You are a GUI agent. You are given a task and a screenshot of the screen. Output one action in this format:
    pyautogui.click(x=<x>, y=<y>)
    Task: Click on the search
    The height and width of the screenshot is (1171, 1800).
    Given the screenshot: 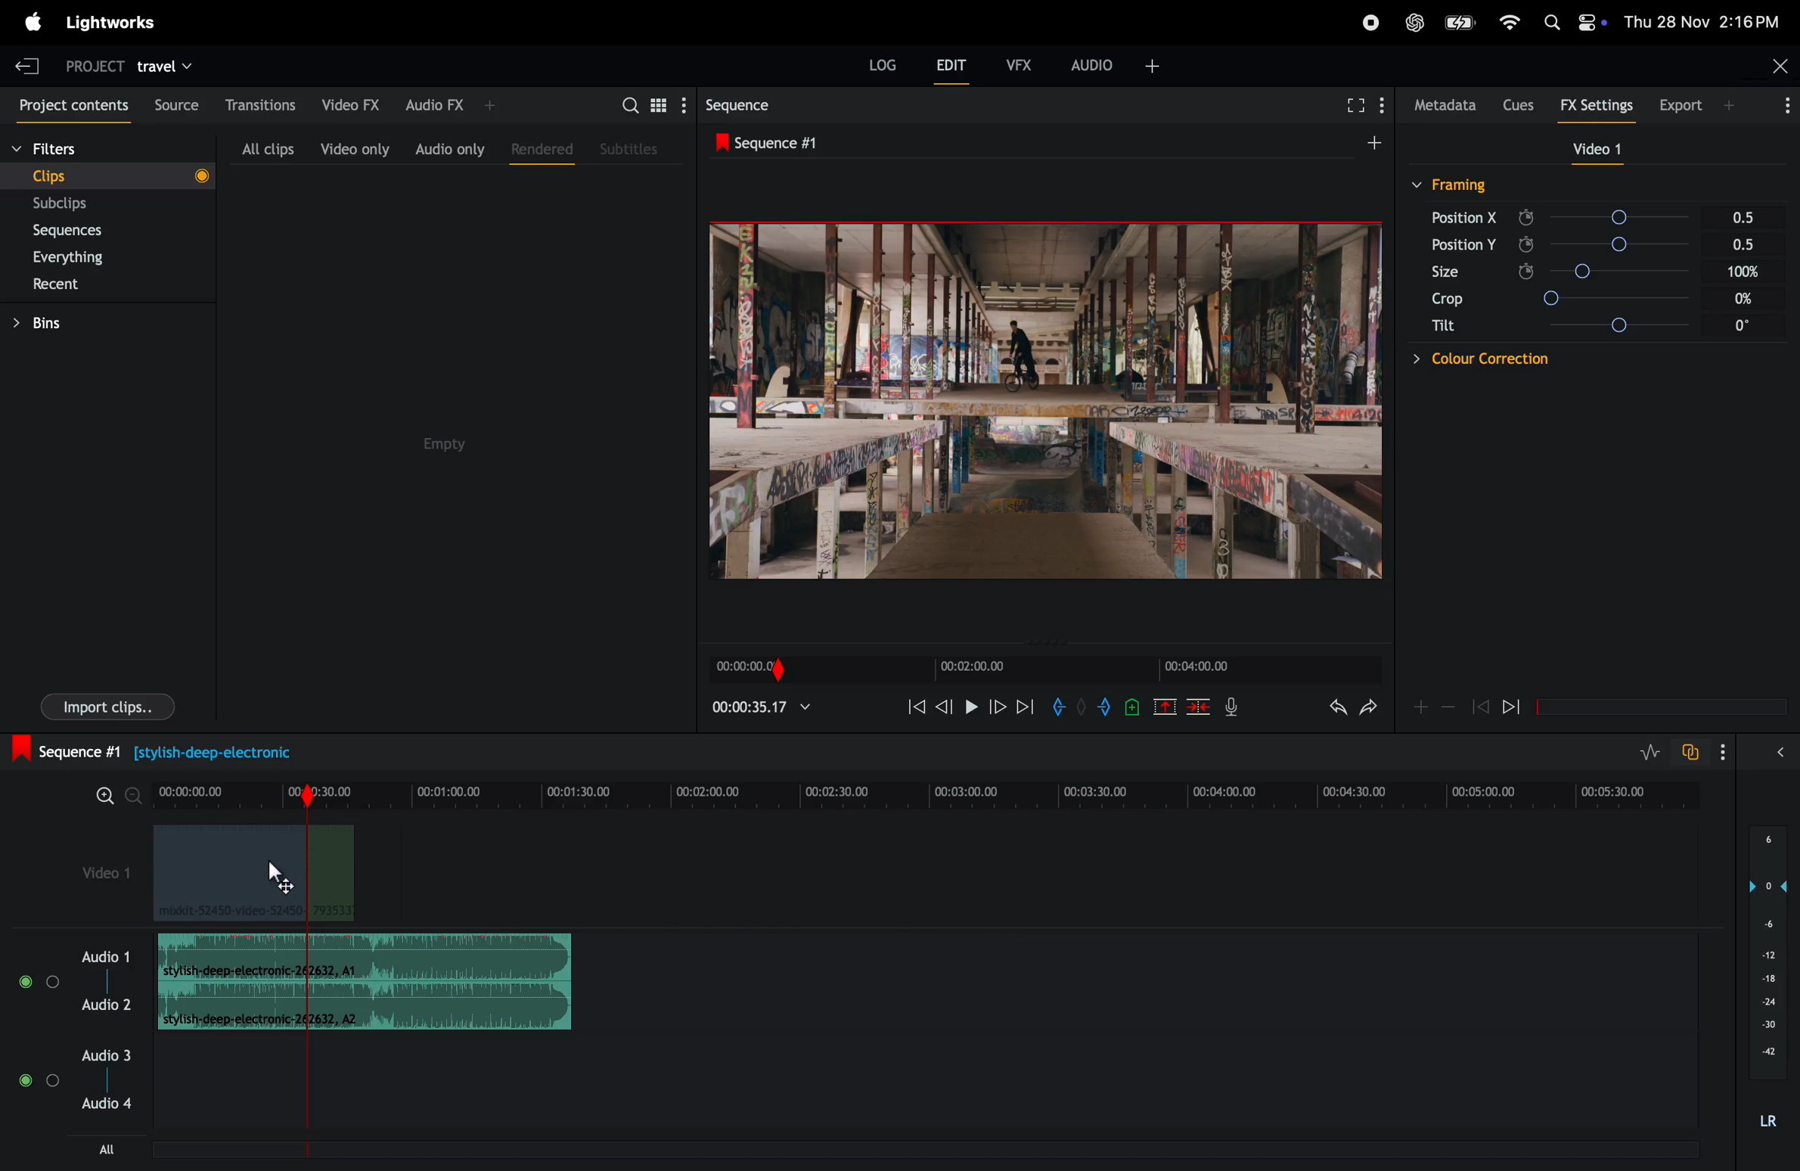 What is the action you would take?
    pyautogui.click(x=650, y=104)
    